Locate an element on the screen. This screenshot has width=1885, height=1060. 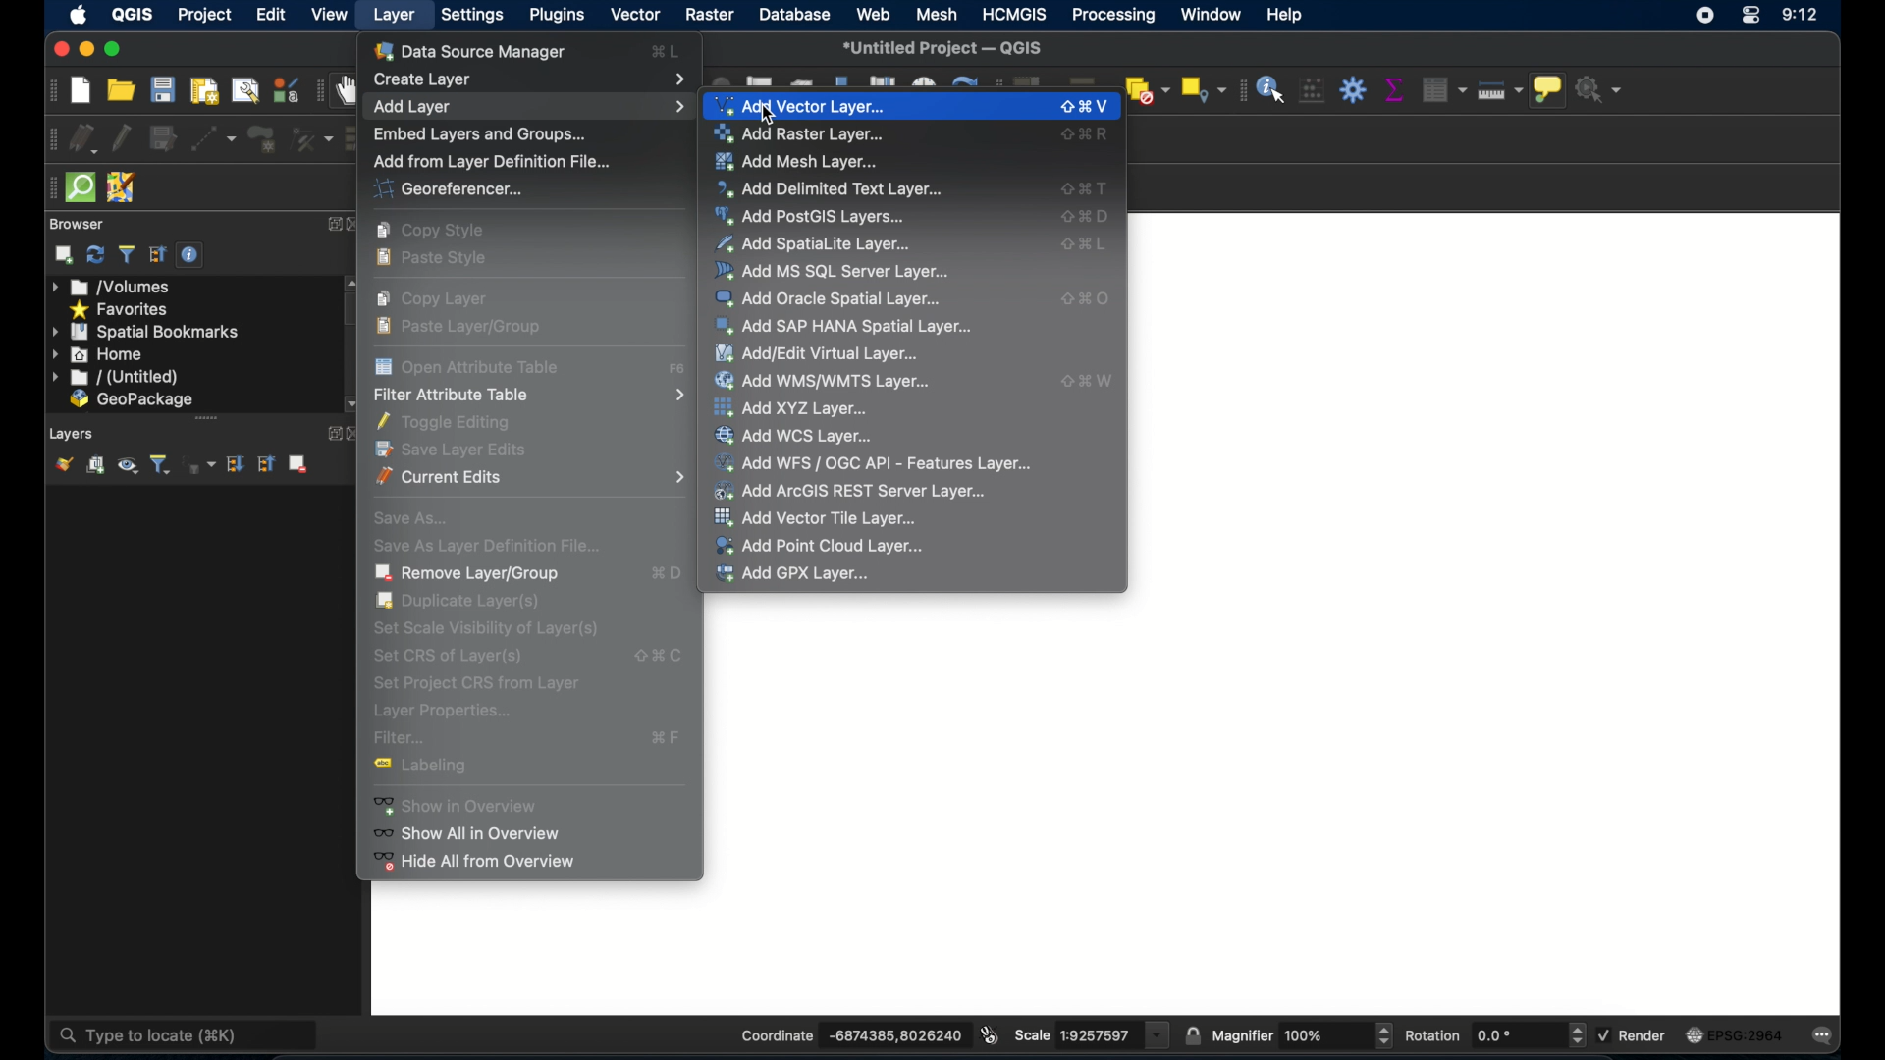
map navigation toolbar is located at coordinates (317, 93).